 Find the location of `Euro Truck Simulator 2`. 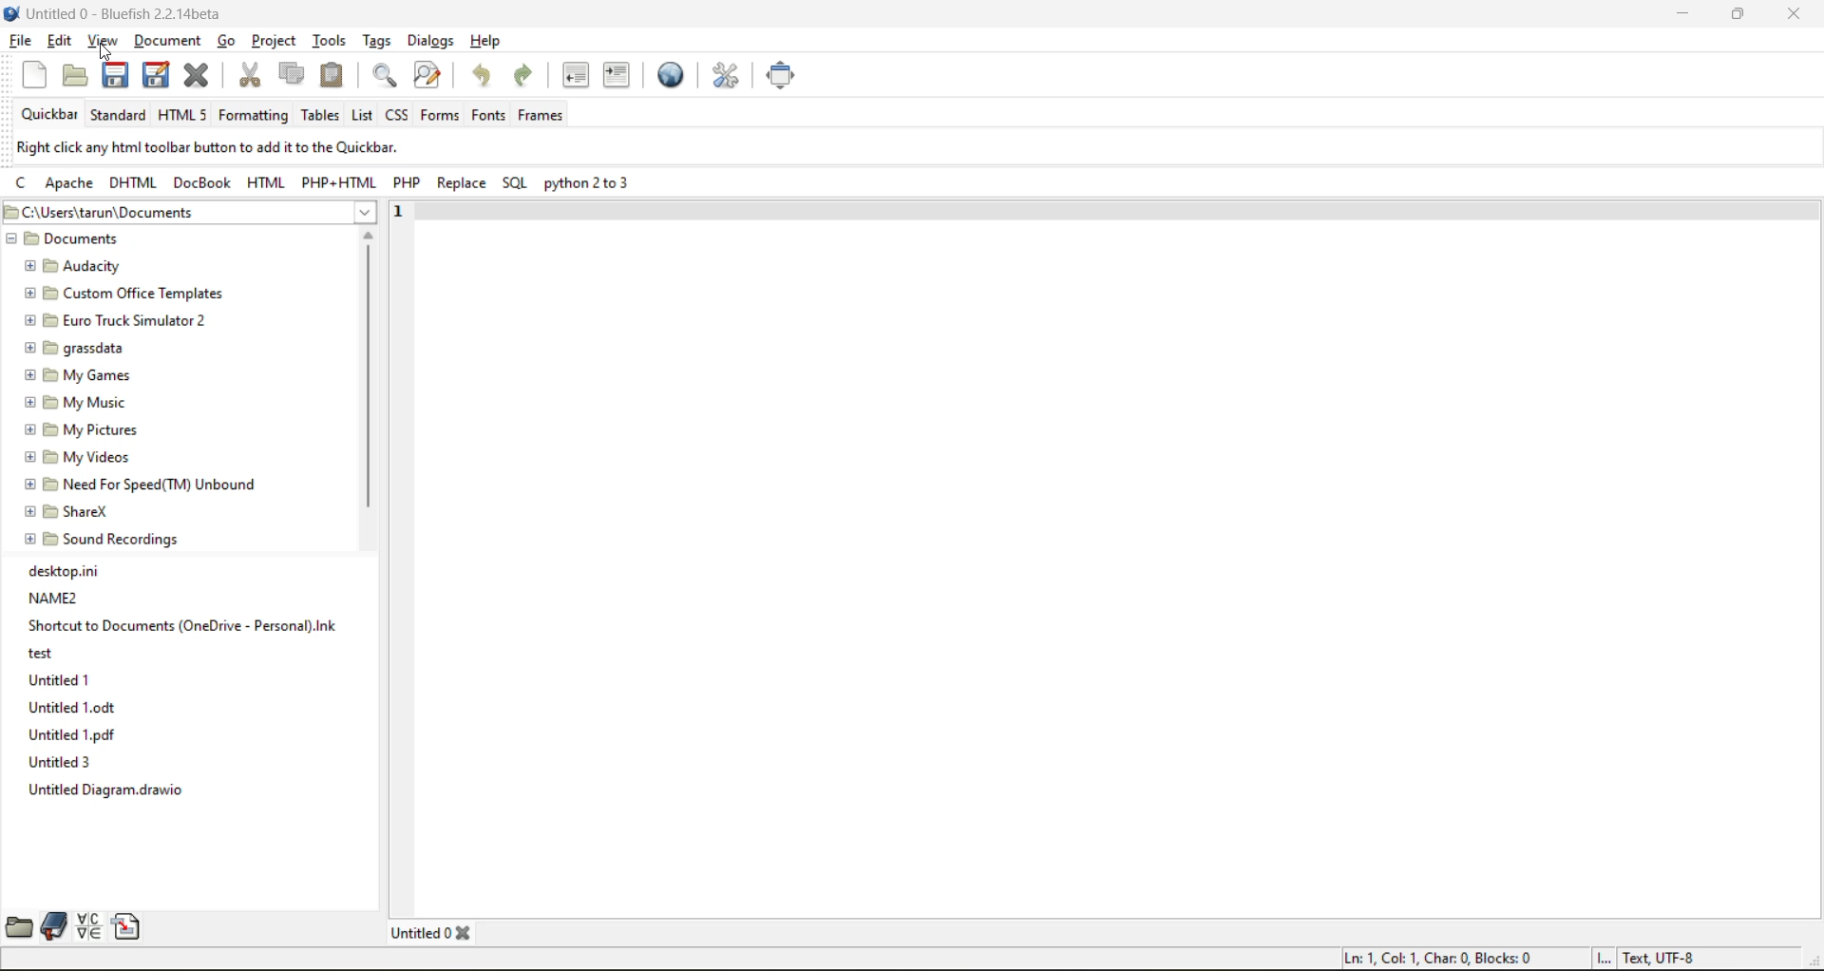

Euro Truck Simulator 2 is located at coordinates (118, 320).